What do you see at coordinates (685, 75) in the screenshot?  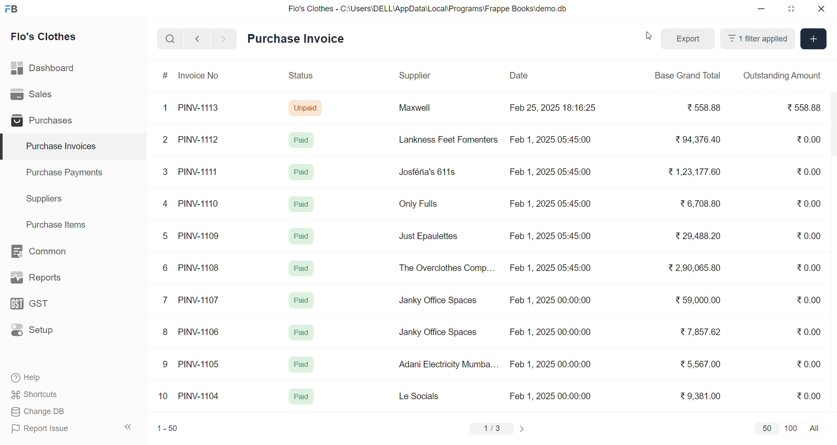 I see `Base Grand Total` at bounding box center [685, 75].